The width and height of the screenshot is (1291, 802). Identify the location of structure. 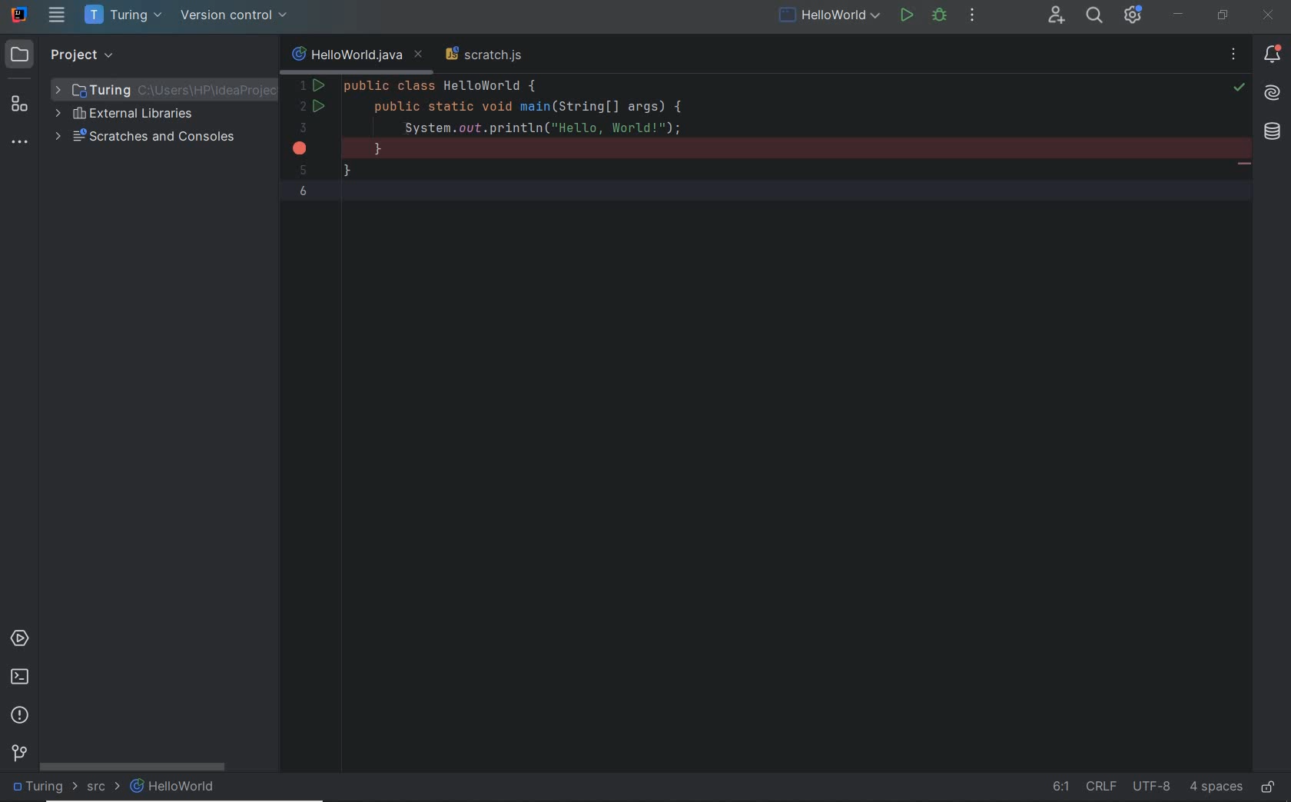
(19, 107).